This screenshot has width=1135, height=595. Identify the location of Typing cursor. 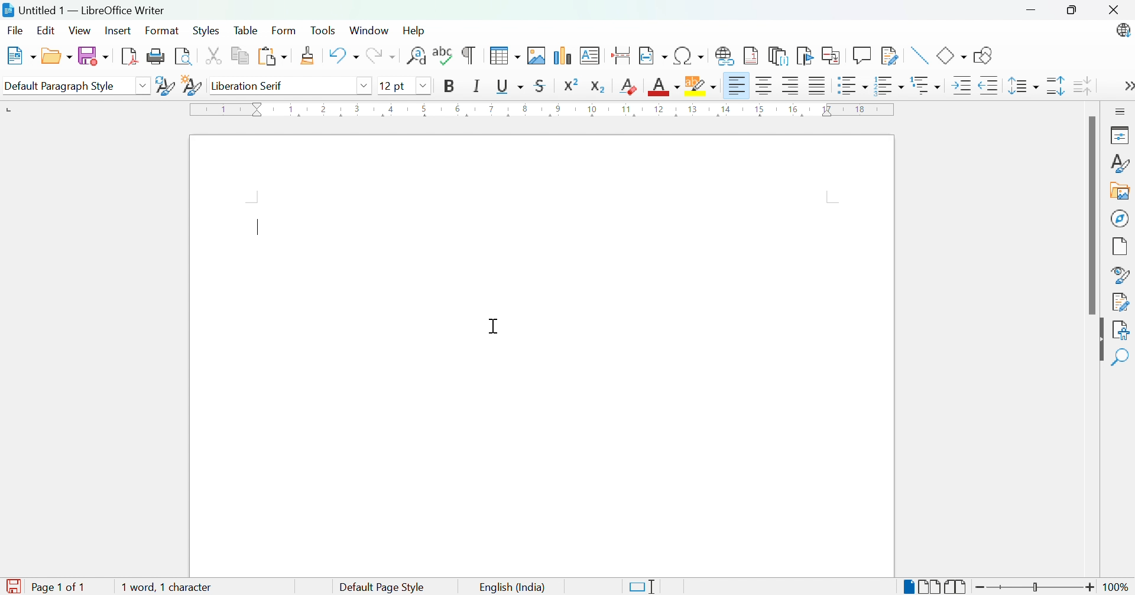
(261, 225).